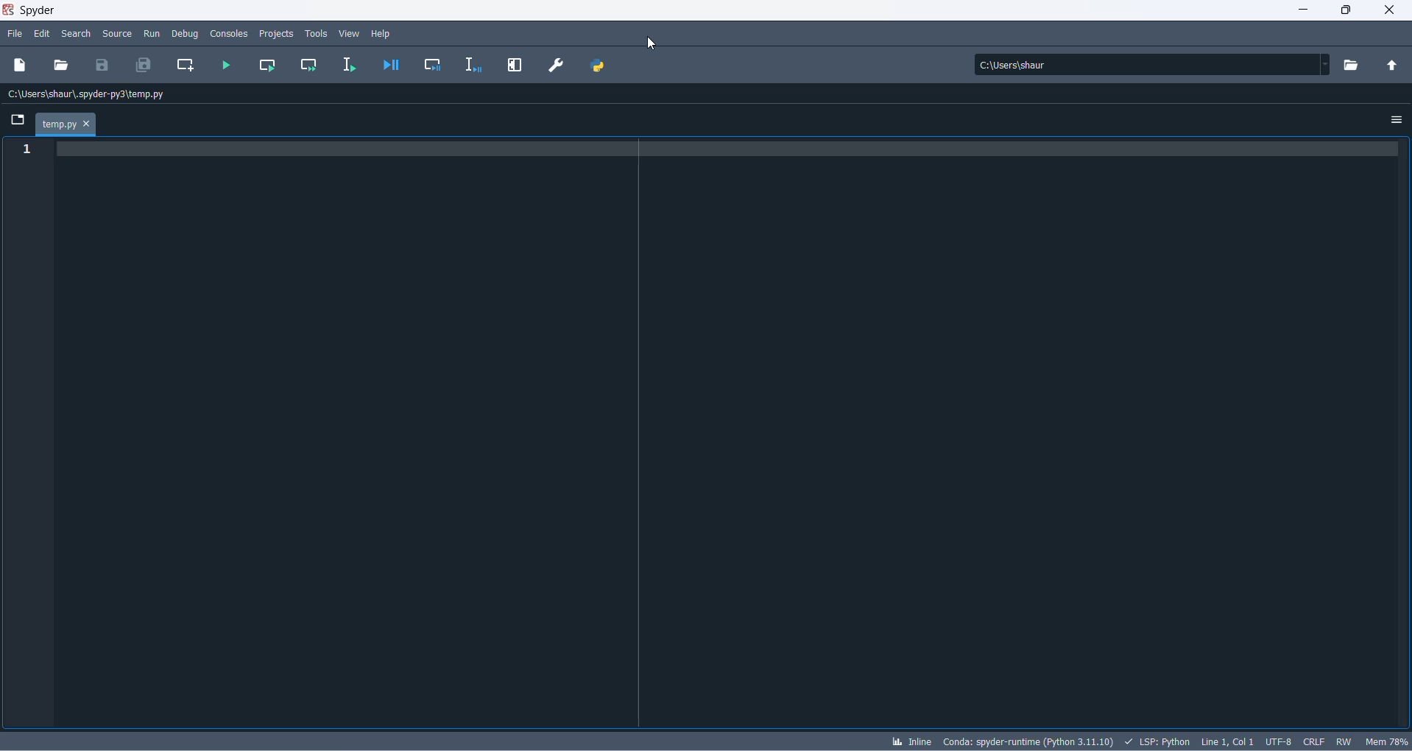 This screenshot has width=1412, height=751. Describe the element at coordinates (227, 66) in the screenshot. I see `run file` at that location.